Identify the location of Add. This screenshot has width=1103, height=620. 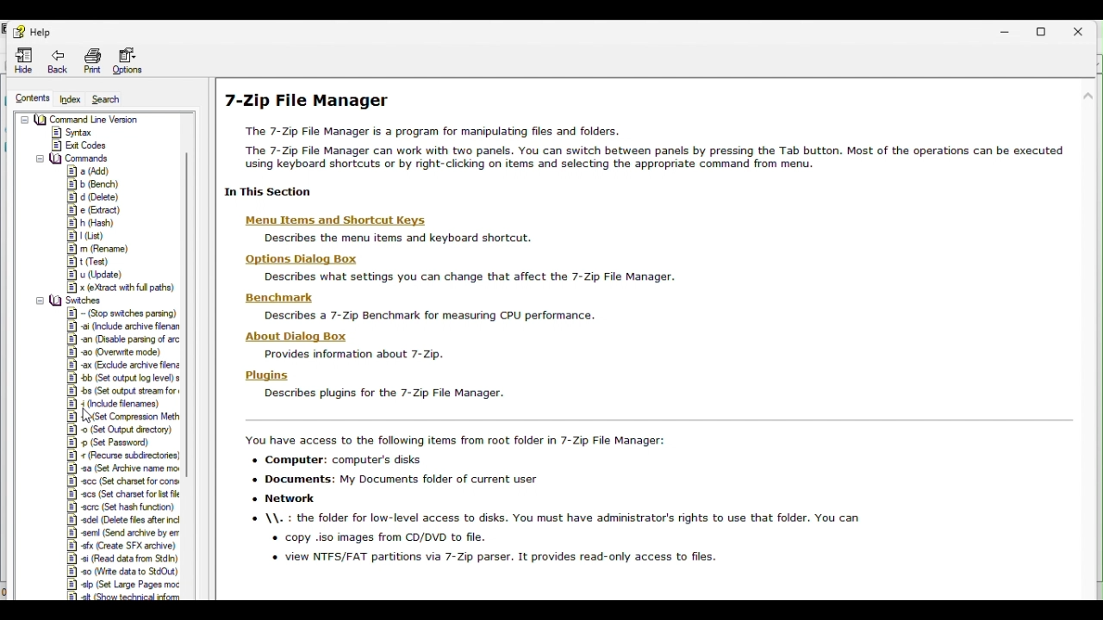
(91, 171).